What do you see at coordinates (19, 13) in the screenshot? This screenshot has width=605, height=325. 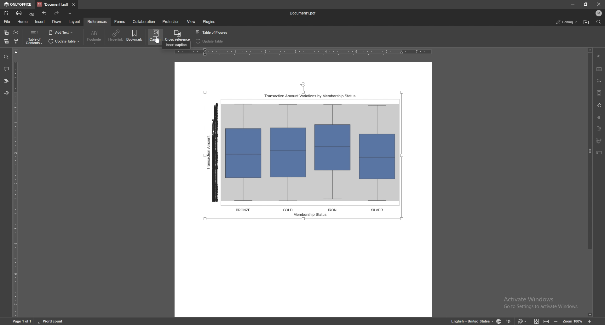 I see `print` at bounding box center [19, 13].